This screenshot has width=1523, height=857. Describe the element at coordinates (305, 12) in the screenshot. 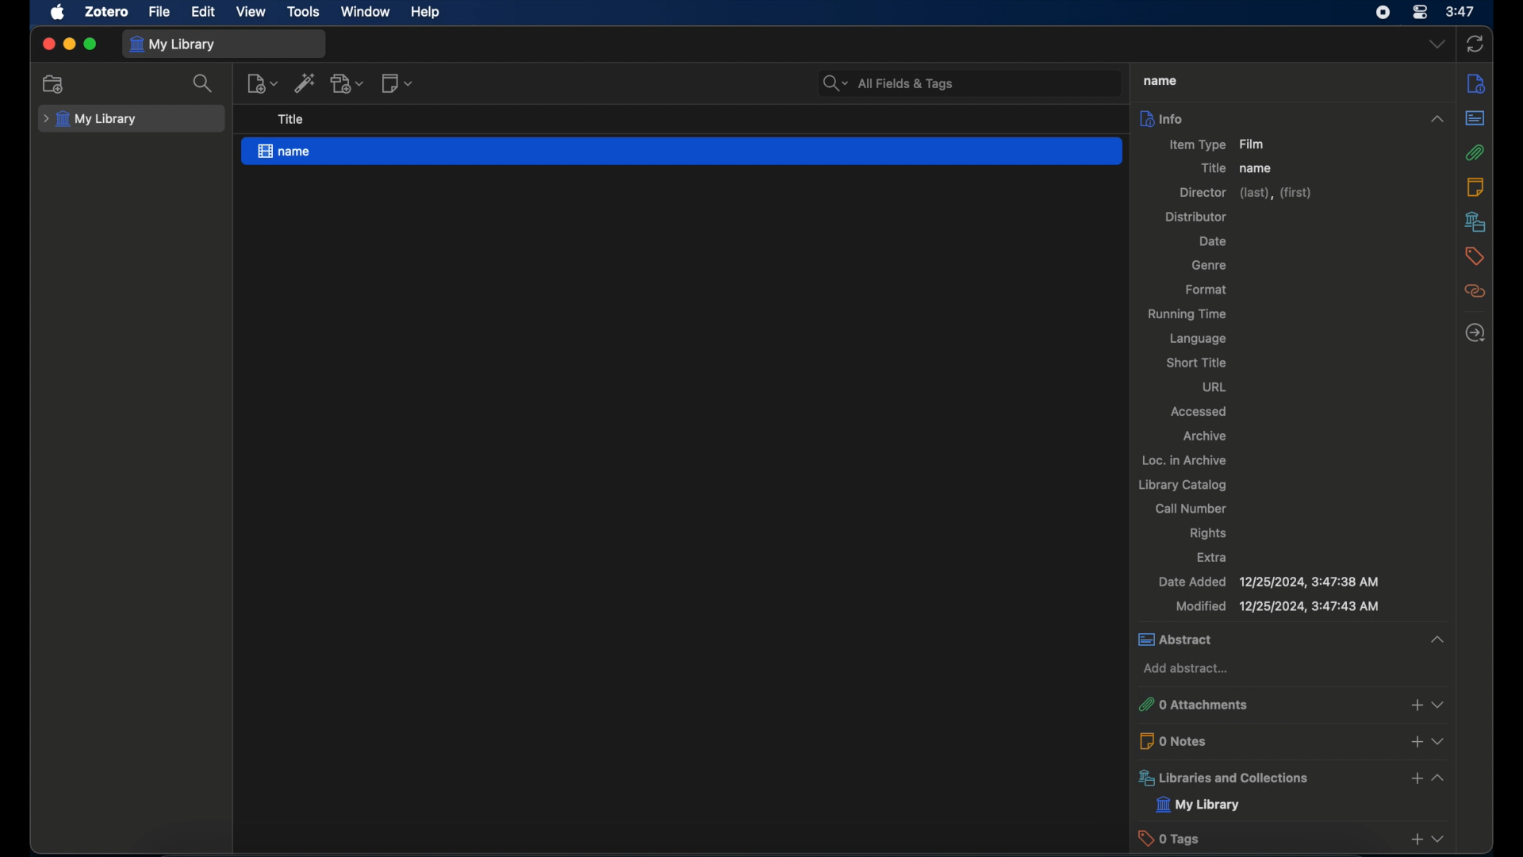

I see `tools` at that location.